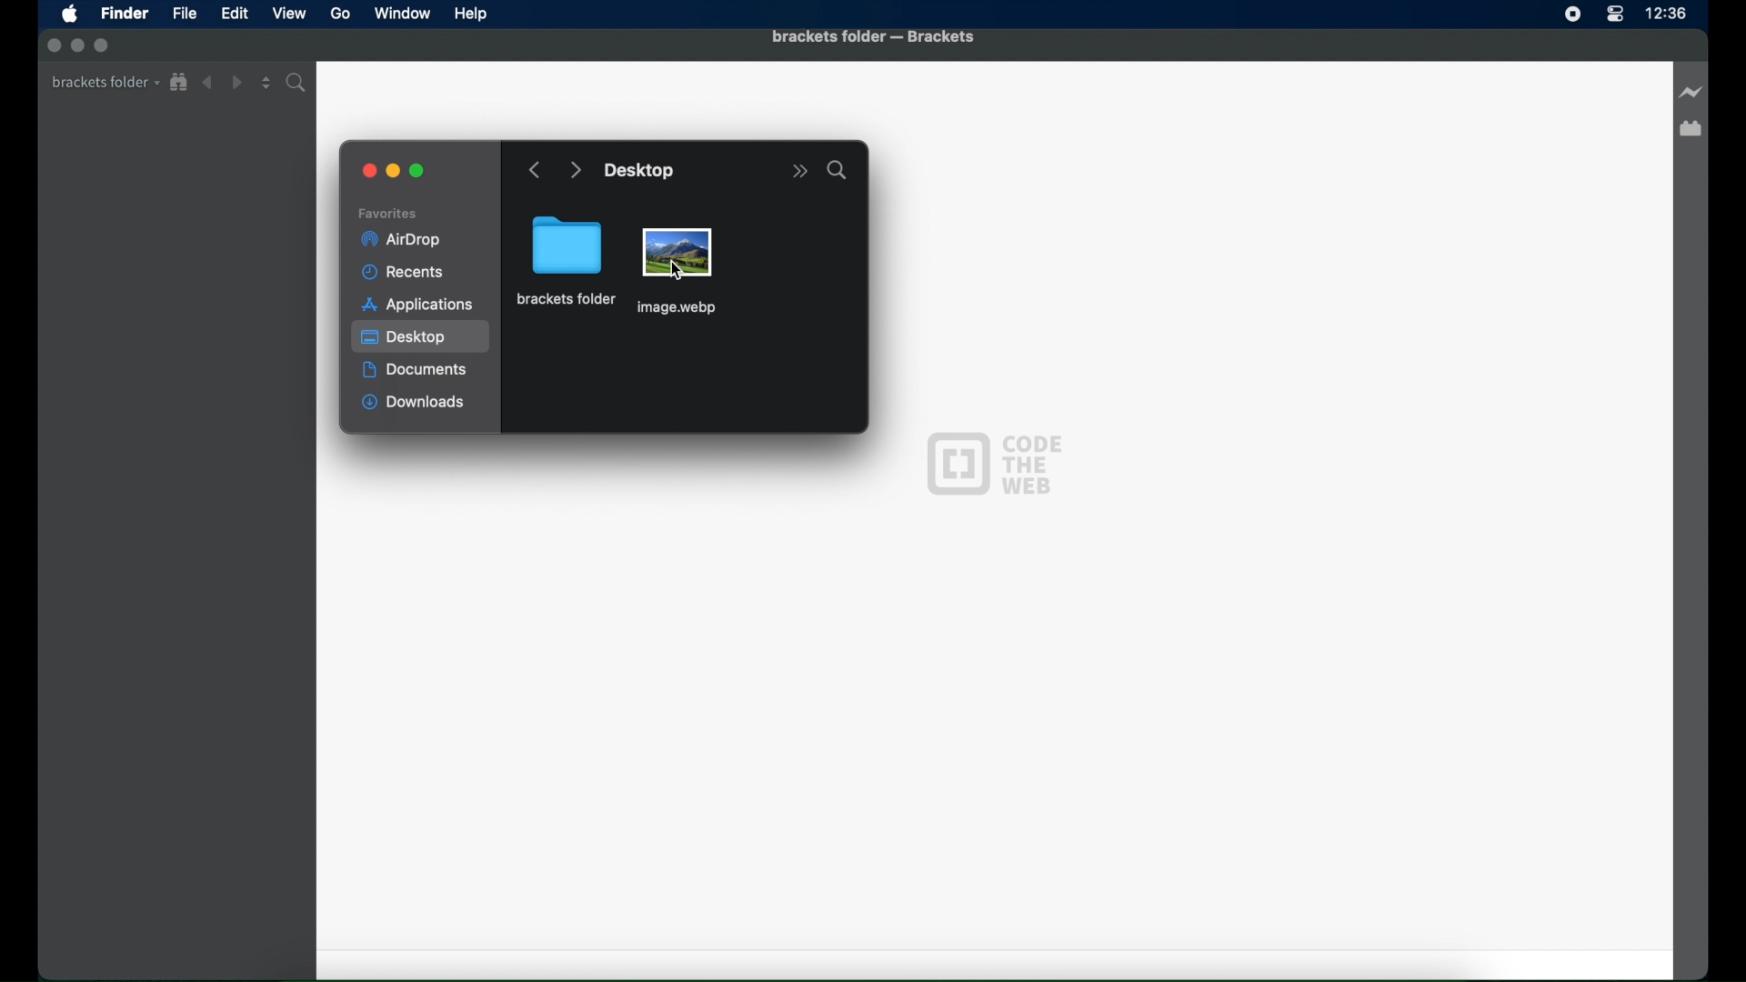 The height and width of the screenshot is (982, 1746). Describe the element at coordinates (370, 172) in the screenshot. I see `close` at that location.